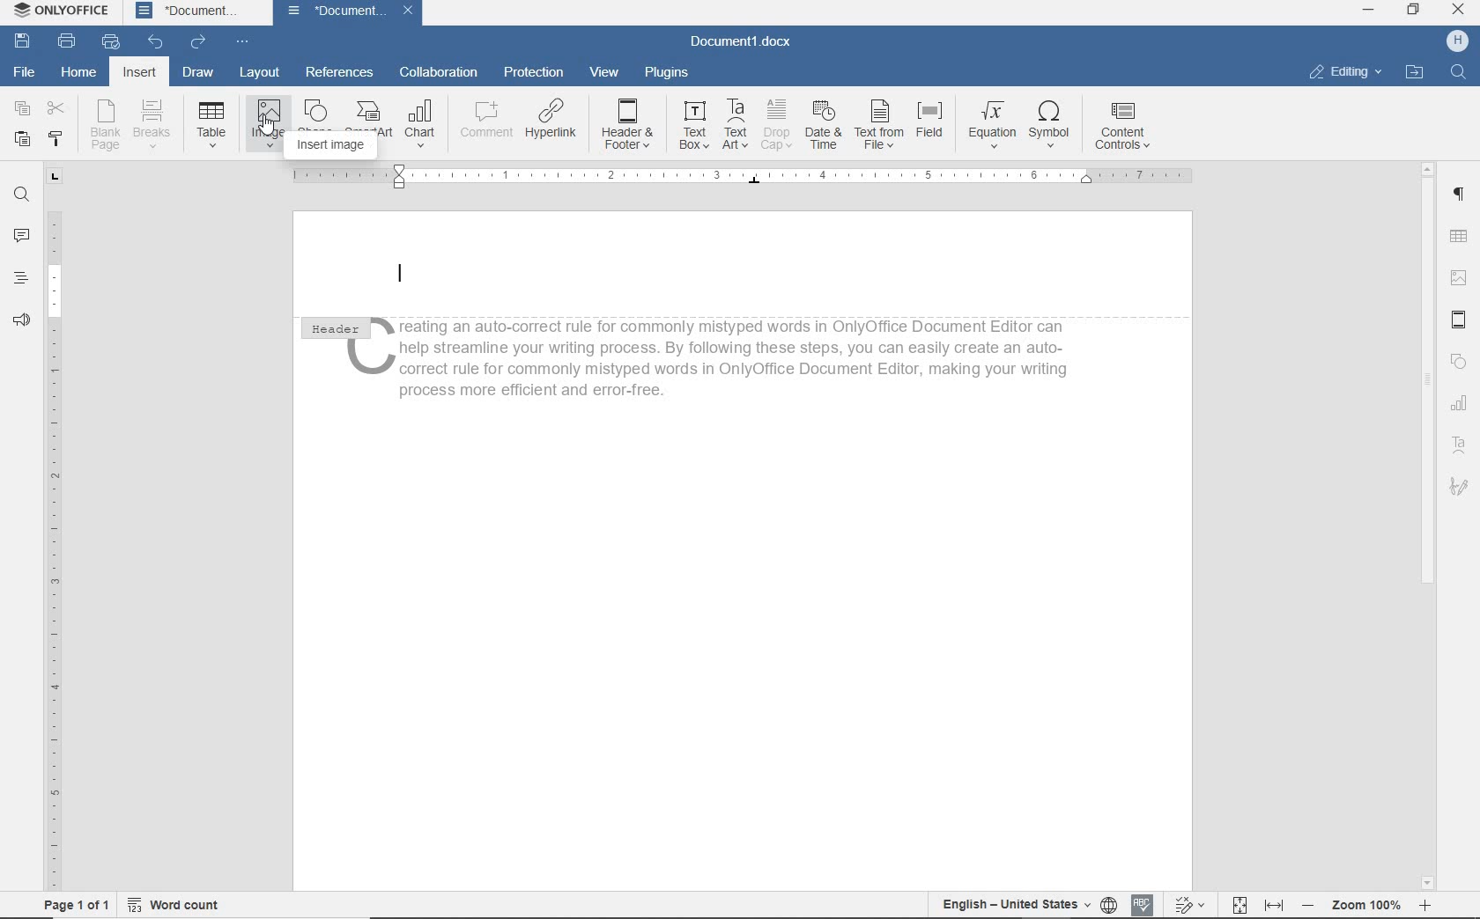  I want to click on SMART ART, so click(366, 113).